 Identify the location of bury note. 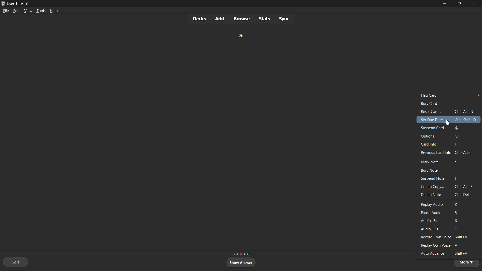
(429, 170).